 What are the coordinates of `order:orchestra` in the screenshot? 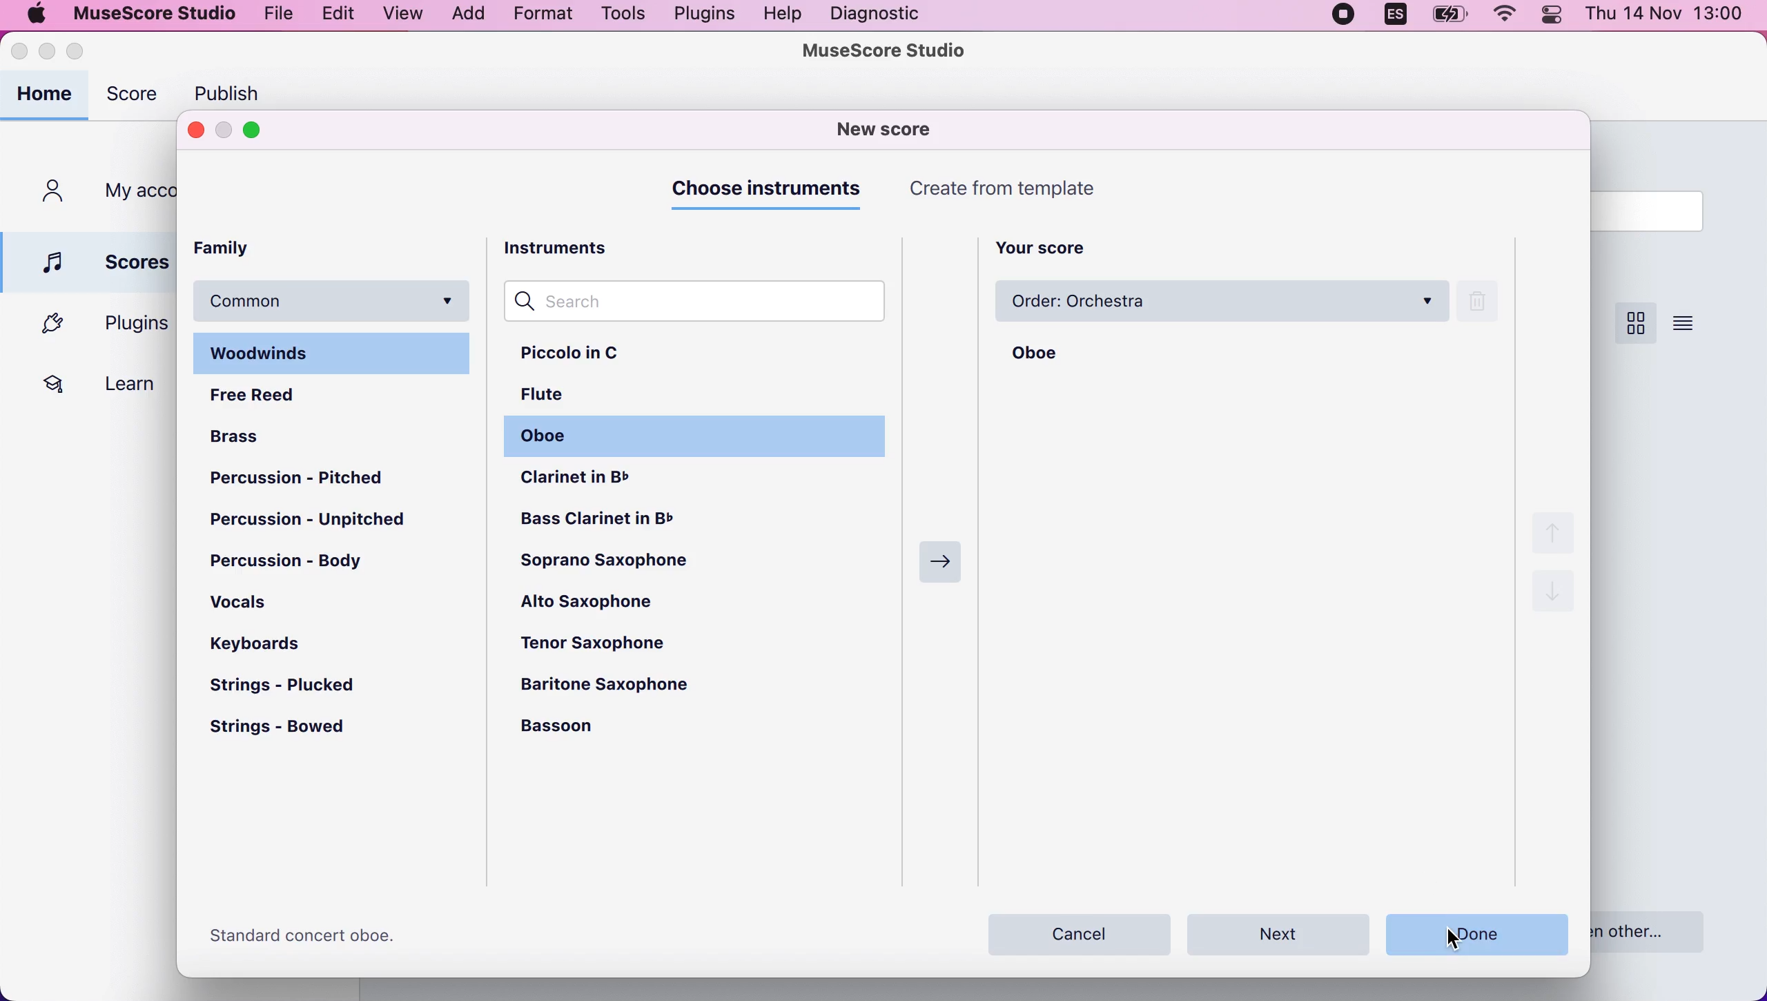 It's located at (1222, 301).